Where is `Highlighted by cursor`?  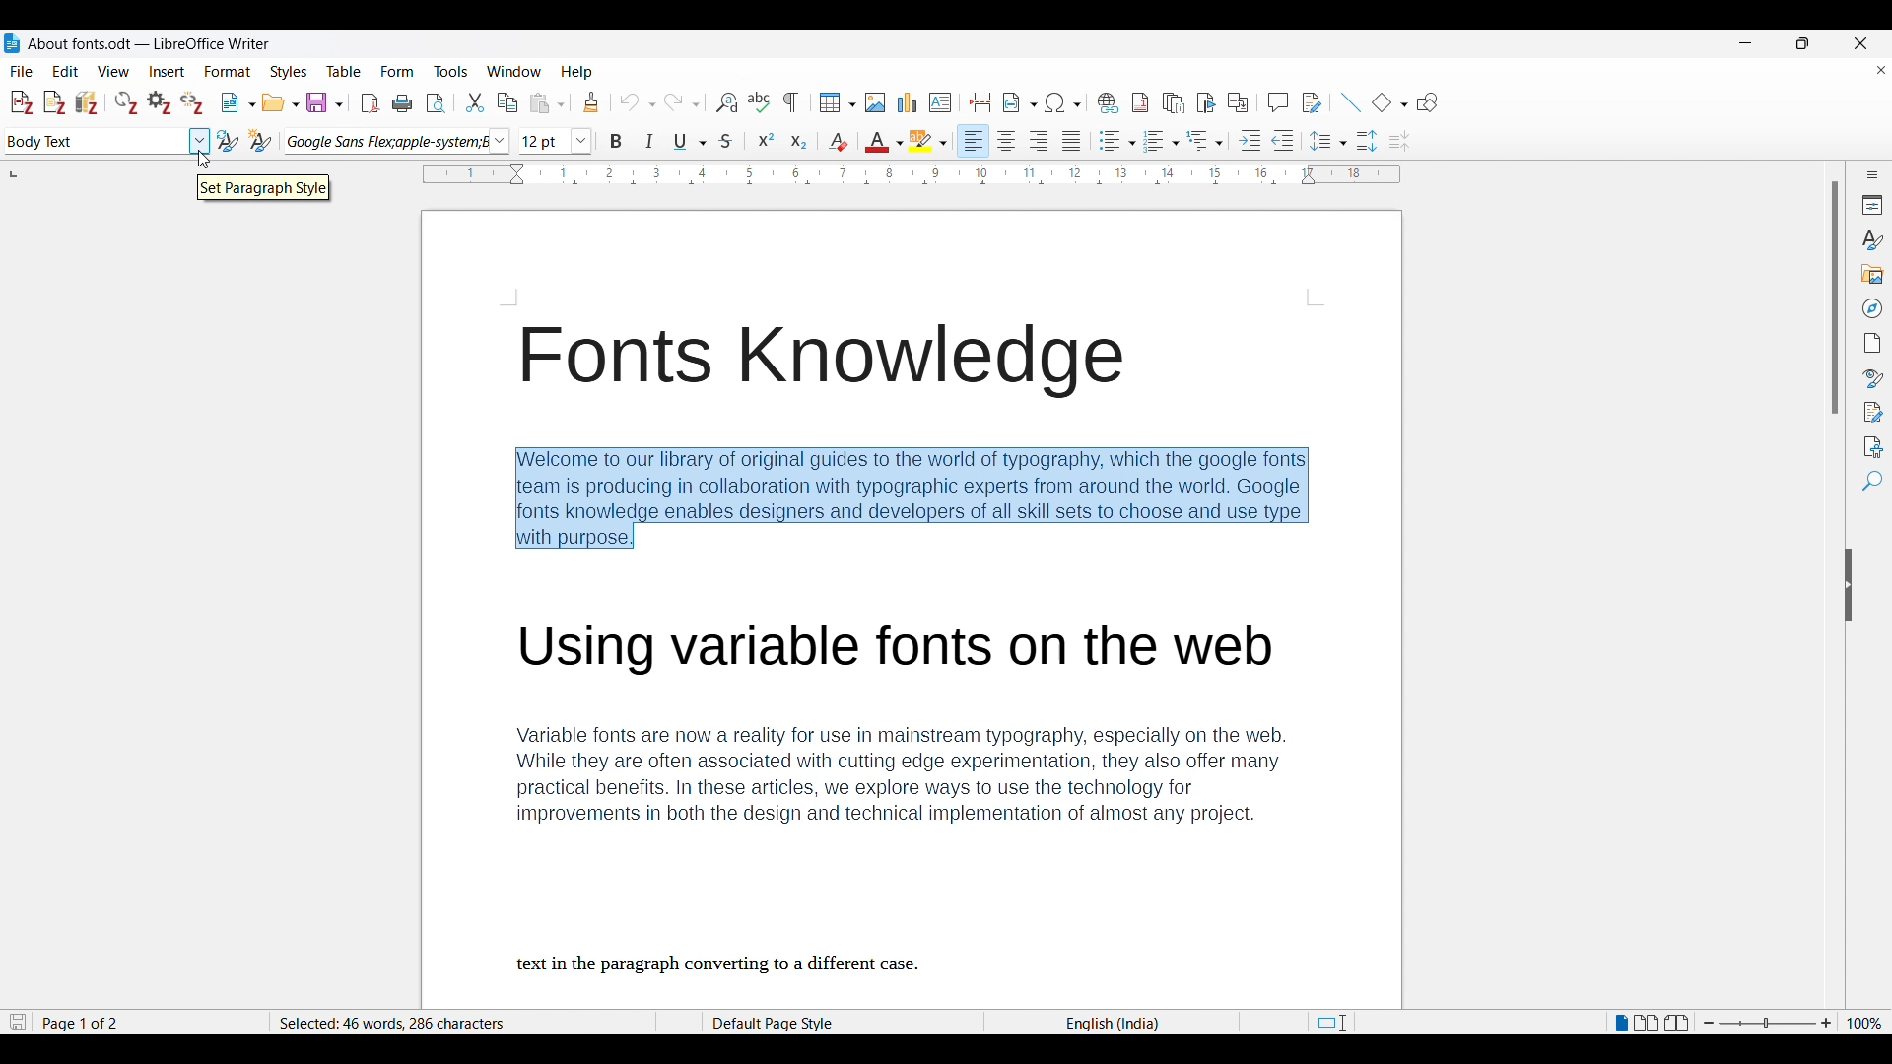
Highlighted by cursor is located at coordinates (199, 141).